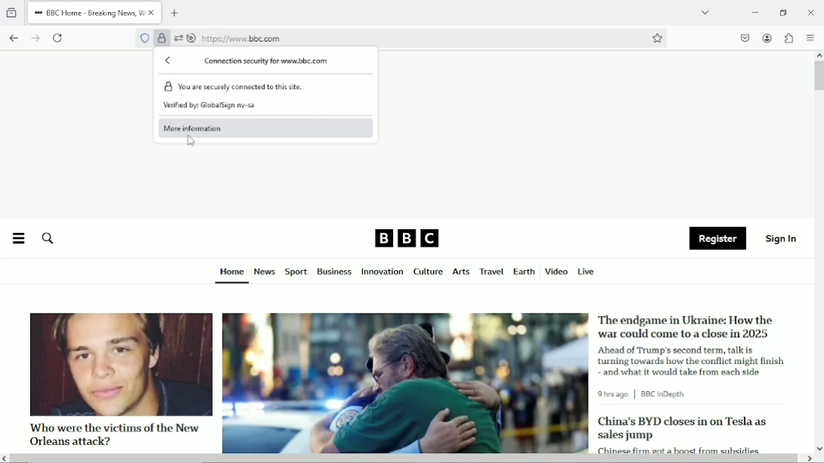 Image resolution: width=824 pixels, height=463 pixels. Describe the element at coordinates (810, 38) in the screenshot. I see `open application menu` at that location.